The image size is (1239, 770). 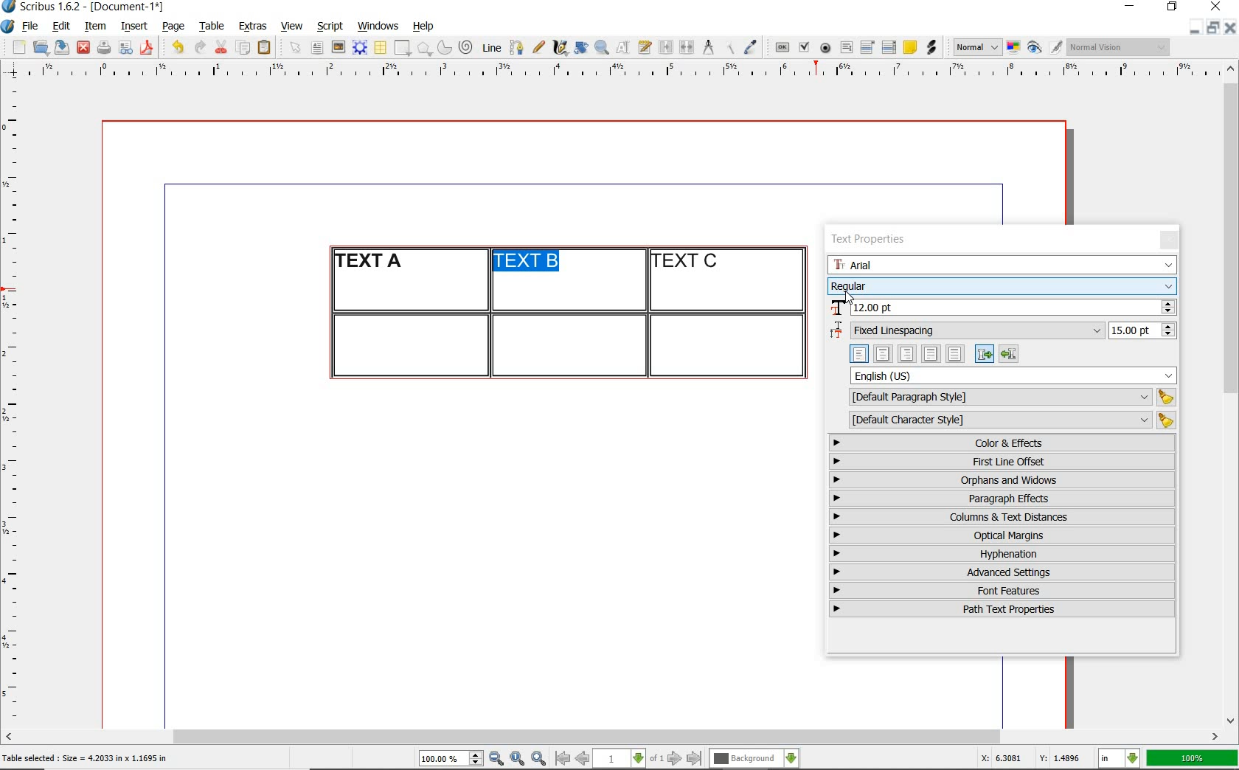 What do you see at coordinates (934, 353) in the screenshot?
I see `text alignment` at bounding box center [934, 353].